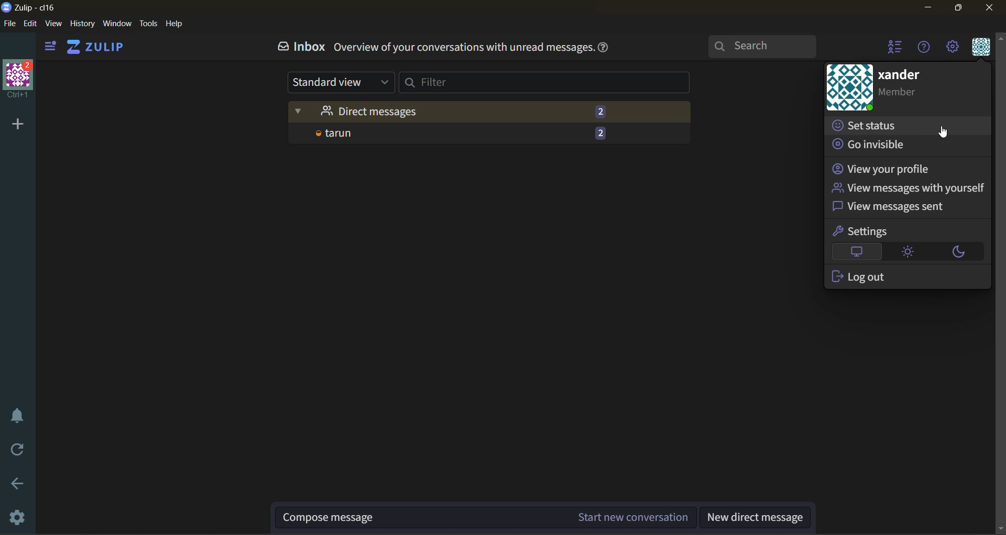  Describe the element at coordinates (17, 122) in the screenshot. I see `add a new organisation` at that location.